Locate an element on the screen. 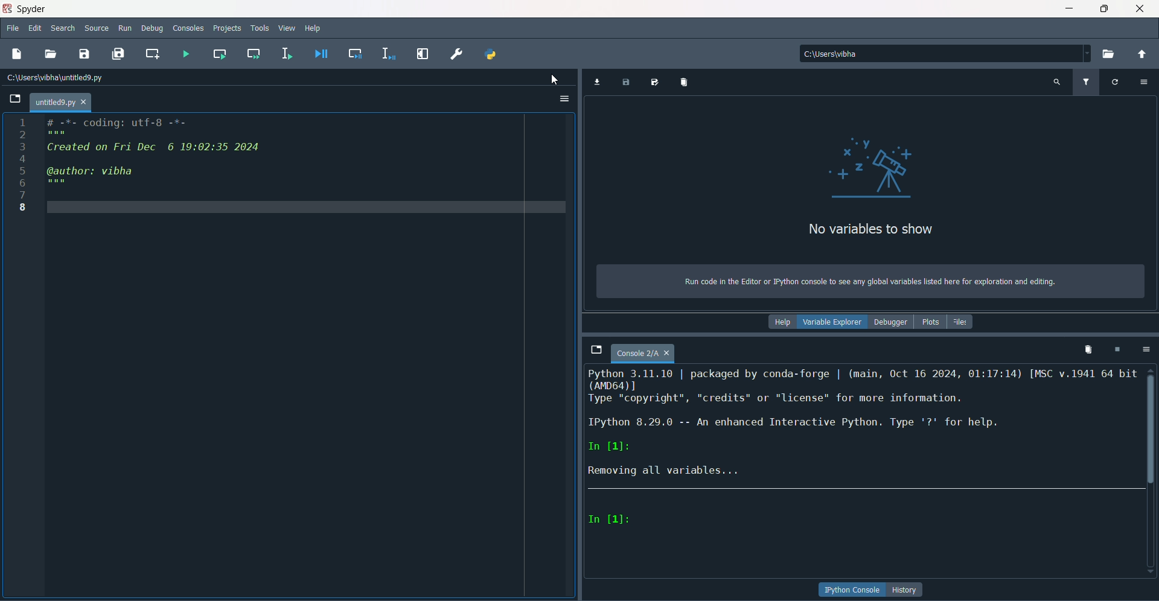 The image size is (1159, 601). consoles is located at coordinates (189, 28).